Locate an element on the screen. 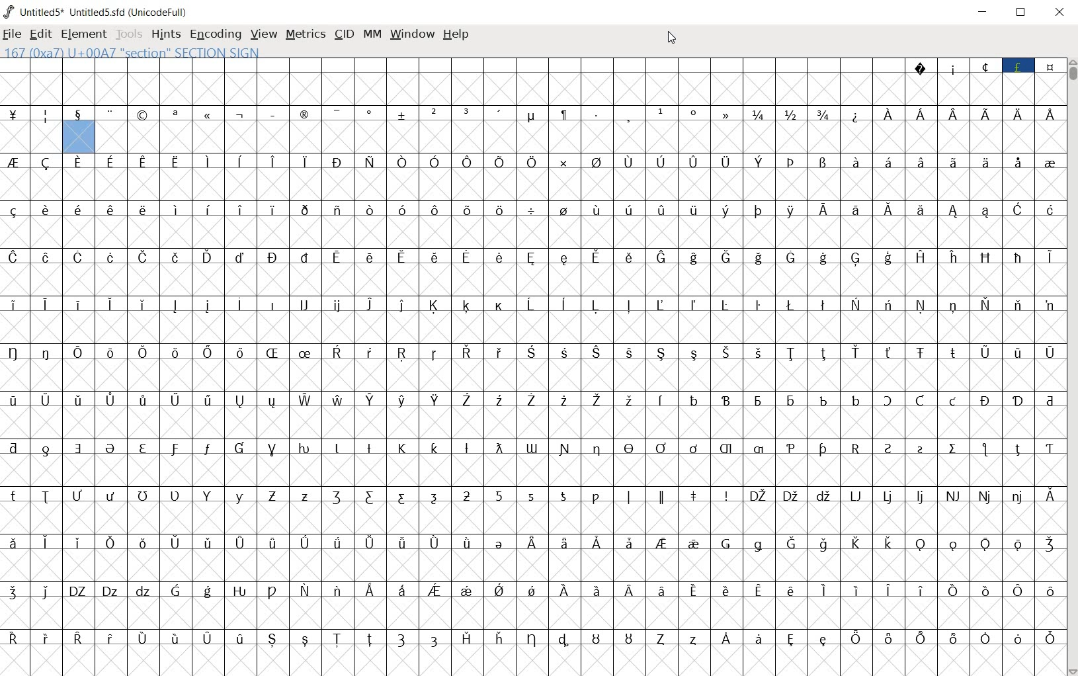  empty cells is located at coordinates (534, 280).